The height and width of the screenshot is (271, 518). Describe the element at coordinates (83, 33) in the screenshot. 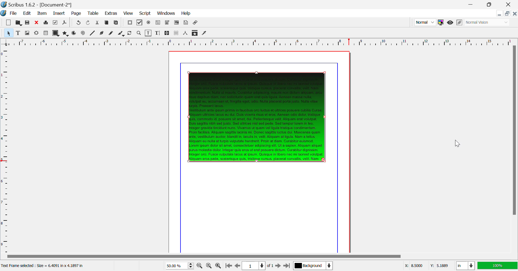

I see `Spiral` at that location.